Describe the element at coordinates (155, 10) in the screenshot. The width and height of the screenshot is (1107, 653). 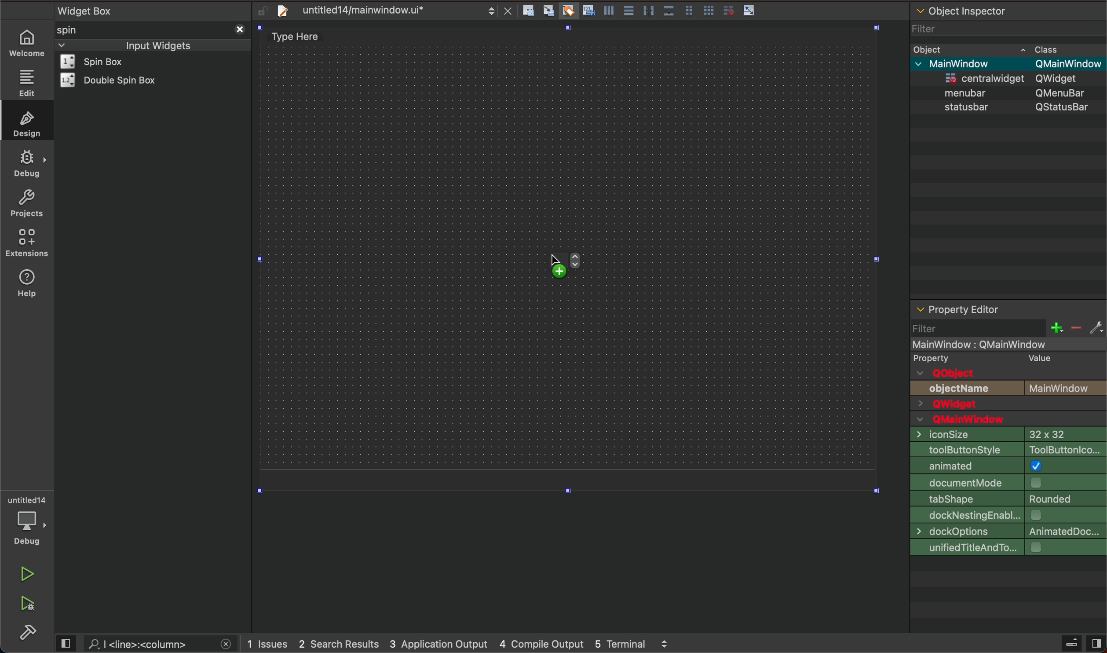
I see `widget box` at that location.